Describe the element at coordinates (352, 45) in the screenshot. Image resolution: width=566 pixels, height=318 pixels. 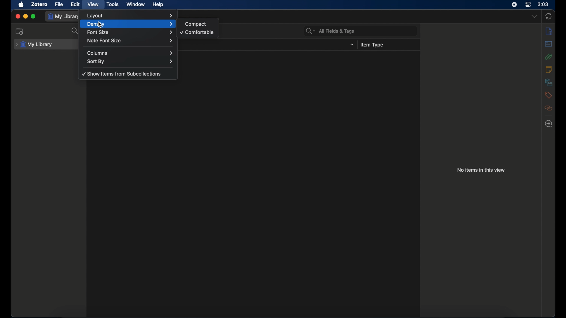
I see `dropdown` at that location.